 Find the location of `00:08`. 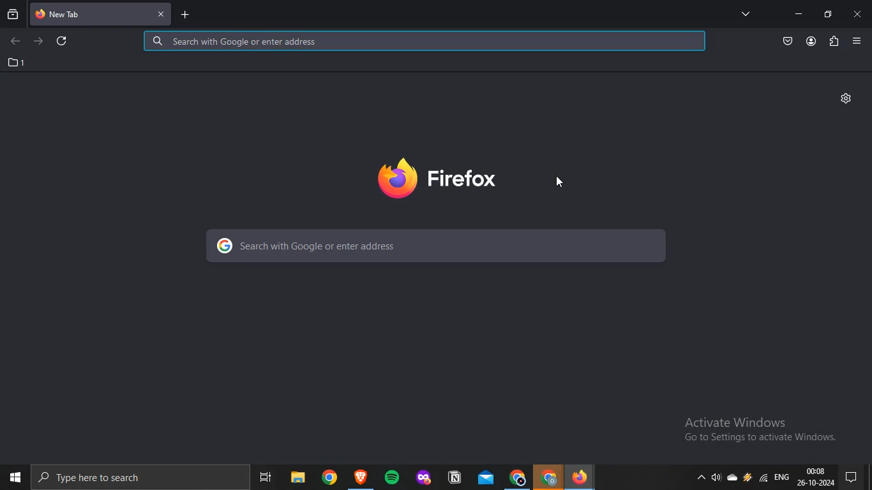

00:08 is located at coordinates (815, 471).